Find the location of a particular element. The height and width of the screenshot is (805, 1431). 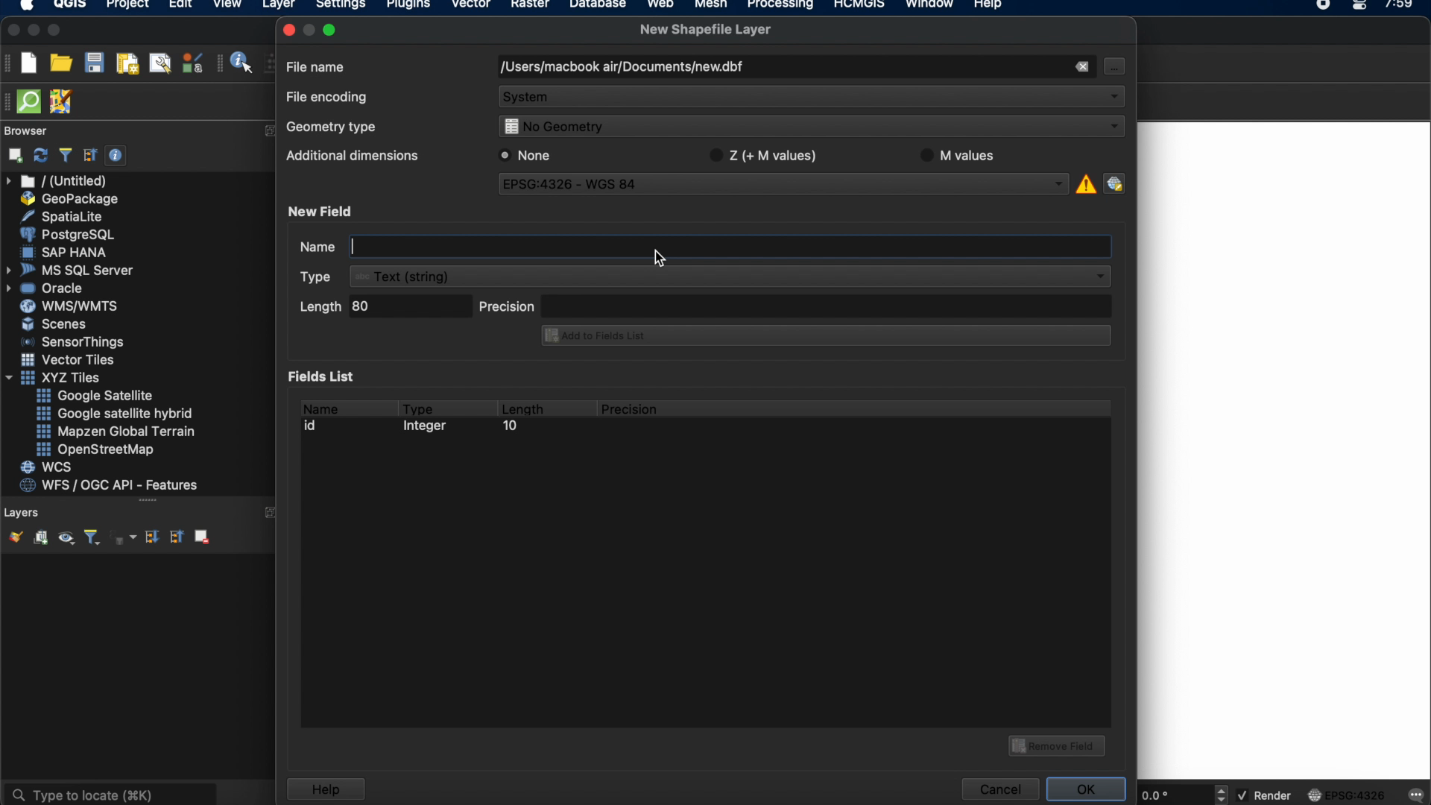

degree is located at coordinates (1172, 795).